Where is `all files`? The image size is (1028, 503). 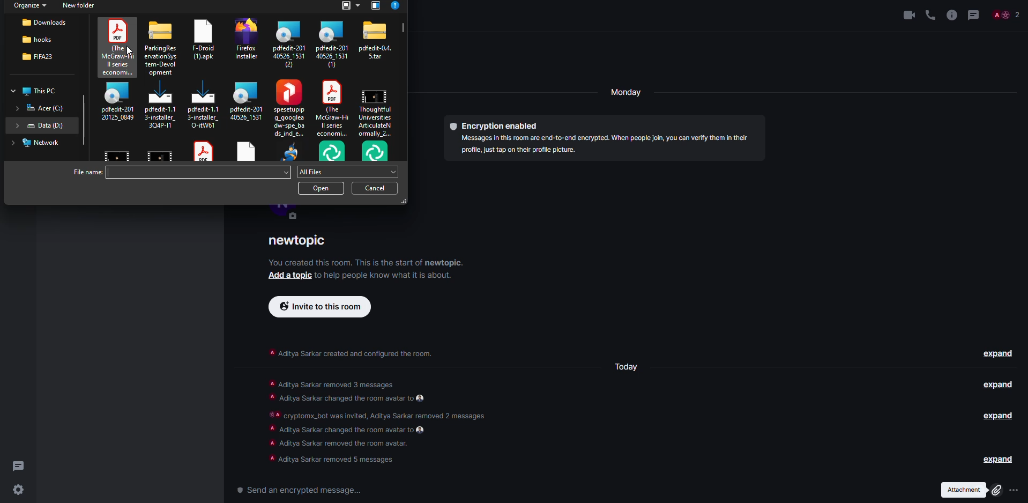
all files is located at coordinates (315, 172).